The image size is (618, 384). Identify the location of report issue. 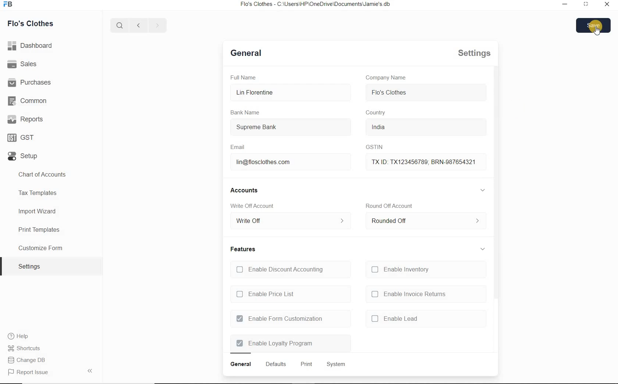
(32, 373).